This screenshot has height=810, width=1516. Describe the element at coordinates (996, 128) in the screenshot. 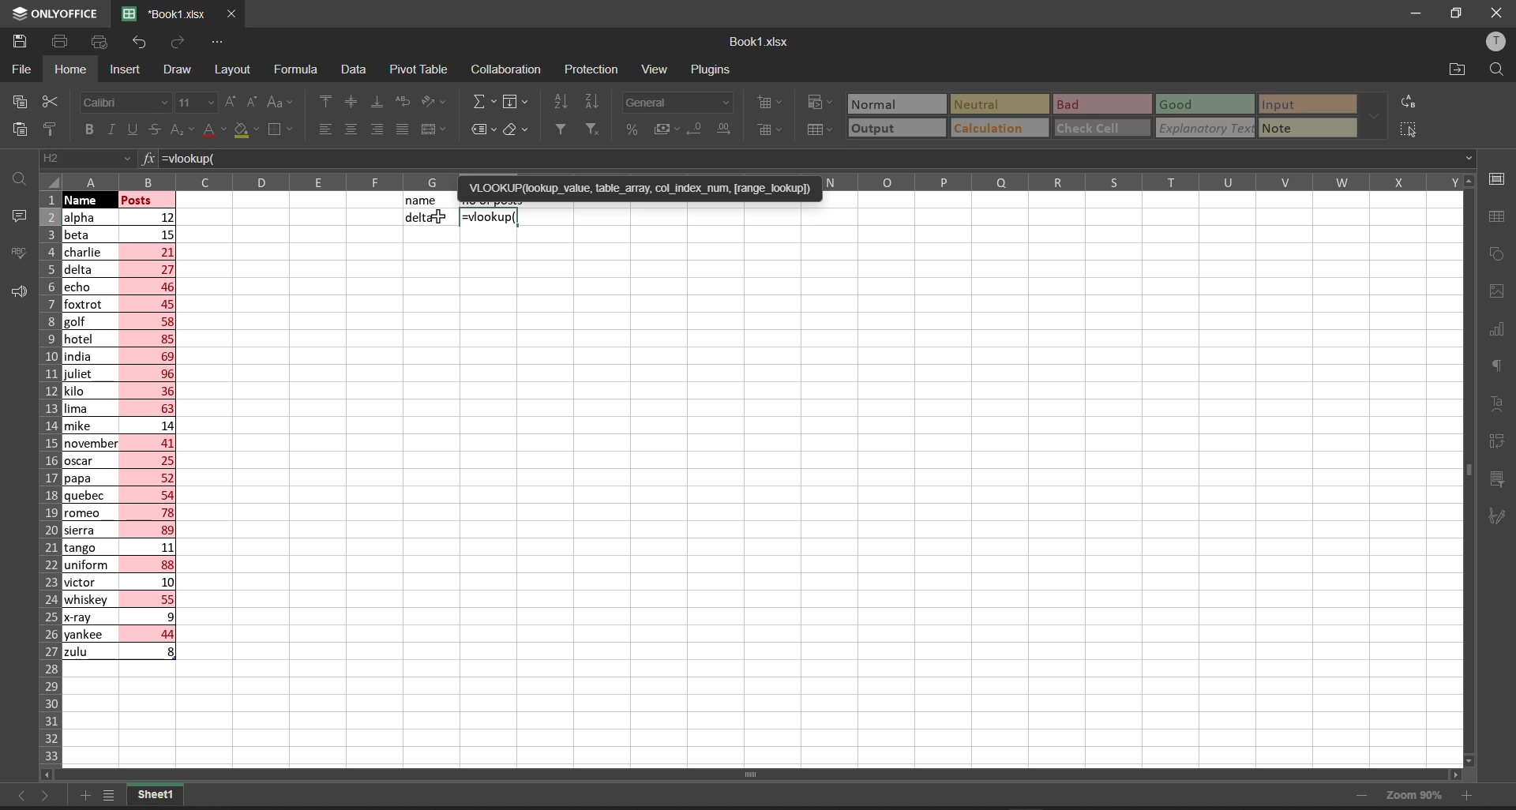

I see `calculation` at that location.